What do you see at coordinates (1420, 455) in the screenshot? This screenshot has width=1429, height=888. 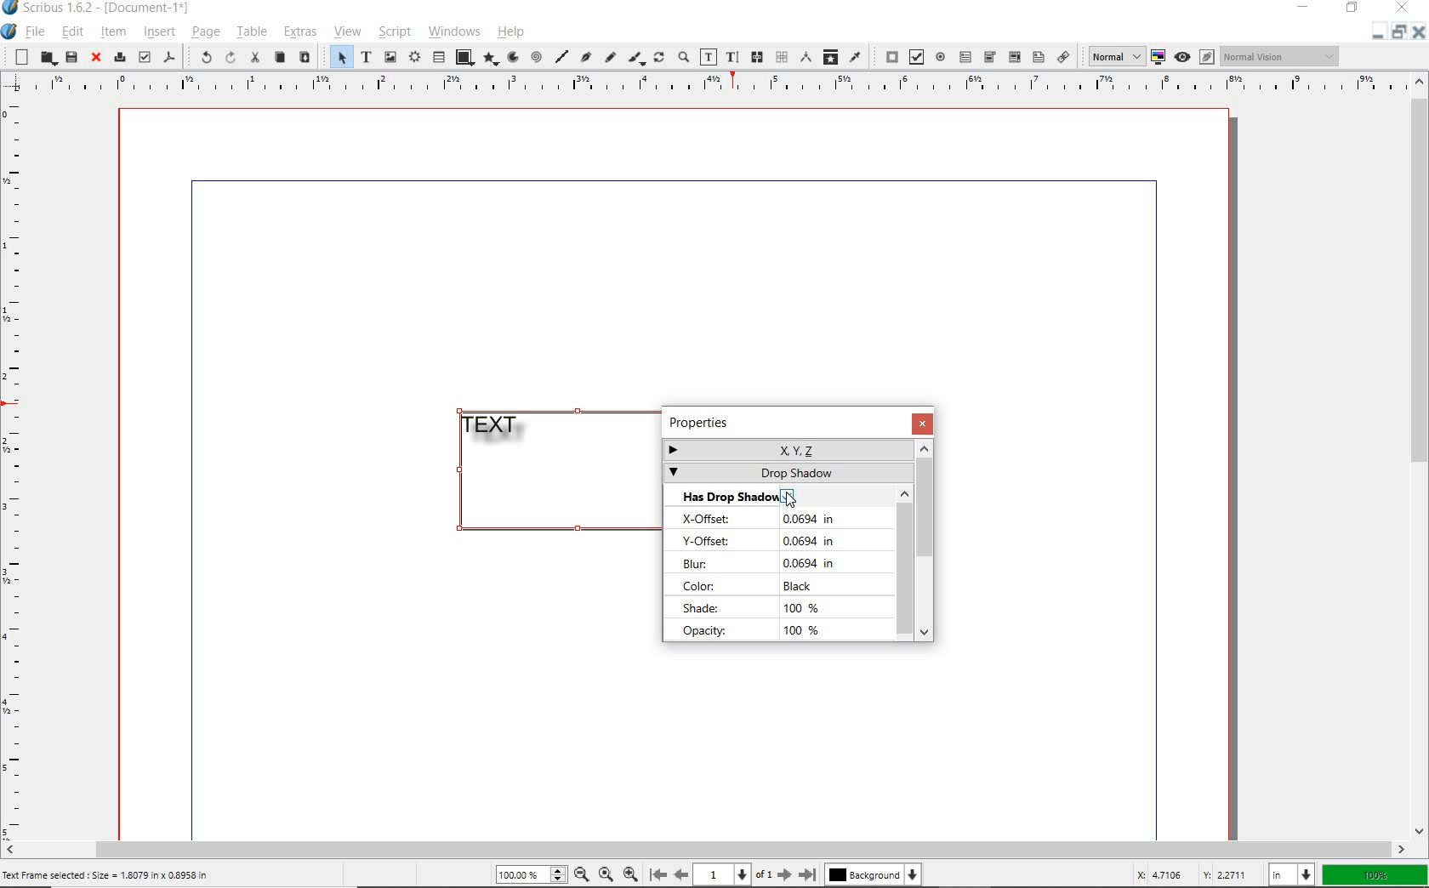 I see `scrollbar` at bounding box center [1420, 455].